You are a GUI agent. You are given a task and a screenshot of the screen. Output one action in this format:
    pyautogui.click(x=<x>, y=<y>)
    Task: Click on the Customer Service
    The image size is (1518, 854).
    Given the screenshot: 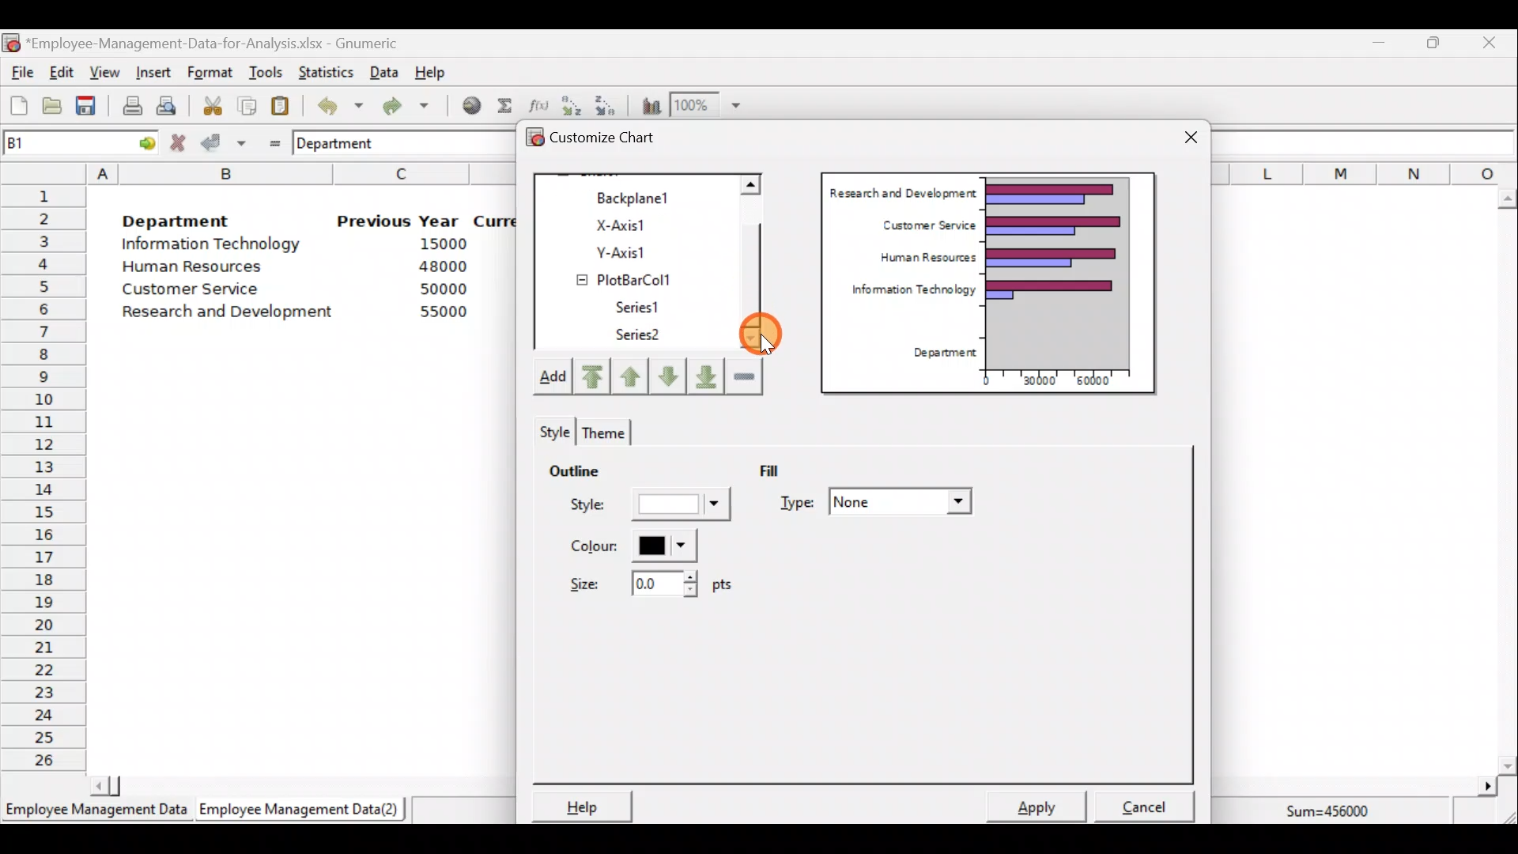 What is the action you would take?
    pyautogui.click(x=194, y=293)
    